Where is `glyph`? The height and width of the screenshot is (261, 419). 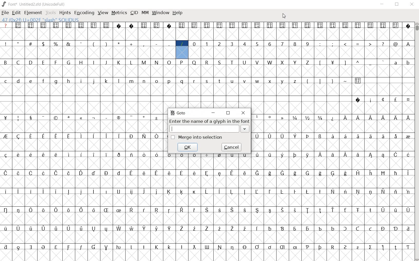
glyph is located at coordinates (106, 248).